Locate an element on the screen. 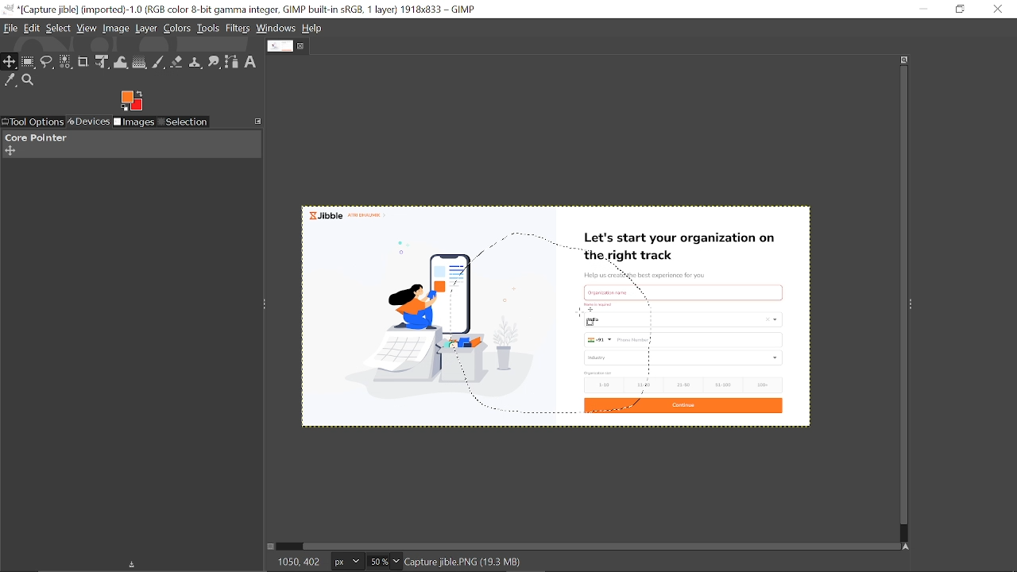 The image size is (1017, 572). industry is located at coordinates (685, 357).